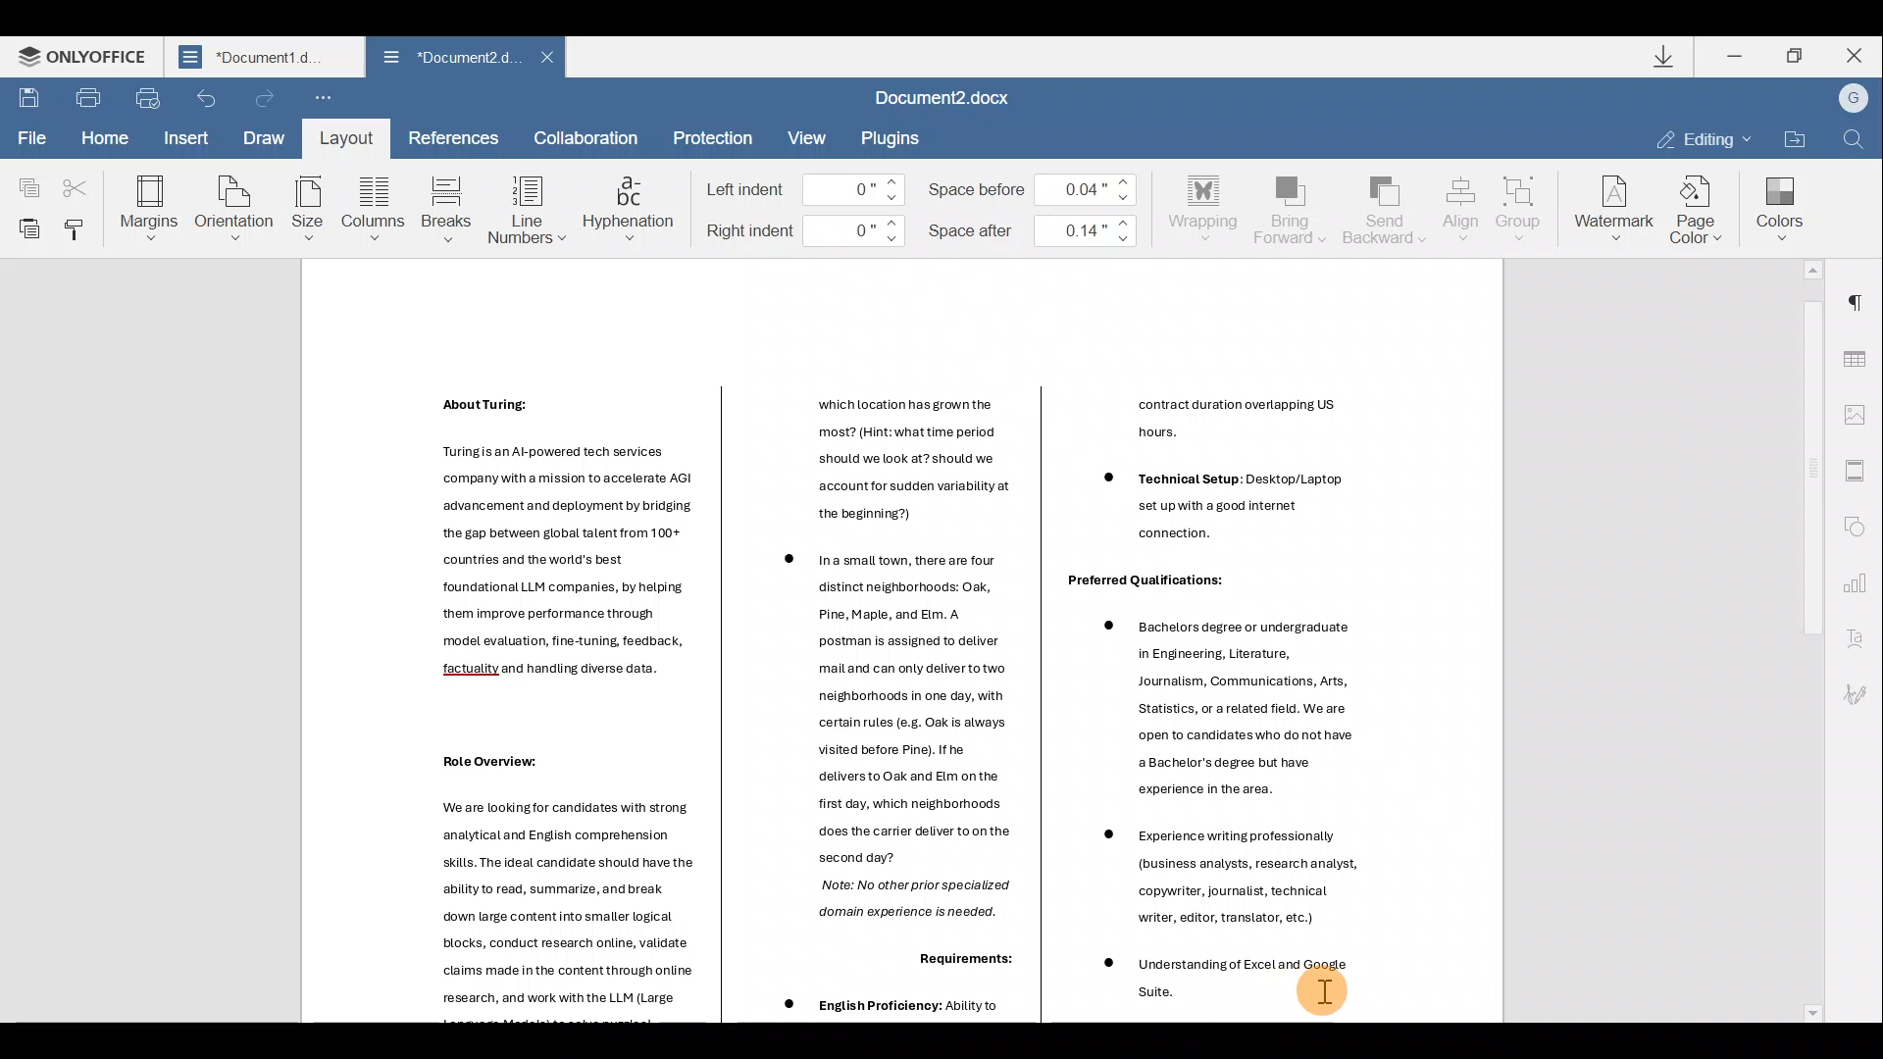 The image size is (1883, 1059). Describe the element at coordinates (1863, 584) in the screenshot. I see `Chart settings` at that location.